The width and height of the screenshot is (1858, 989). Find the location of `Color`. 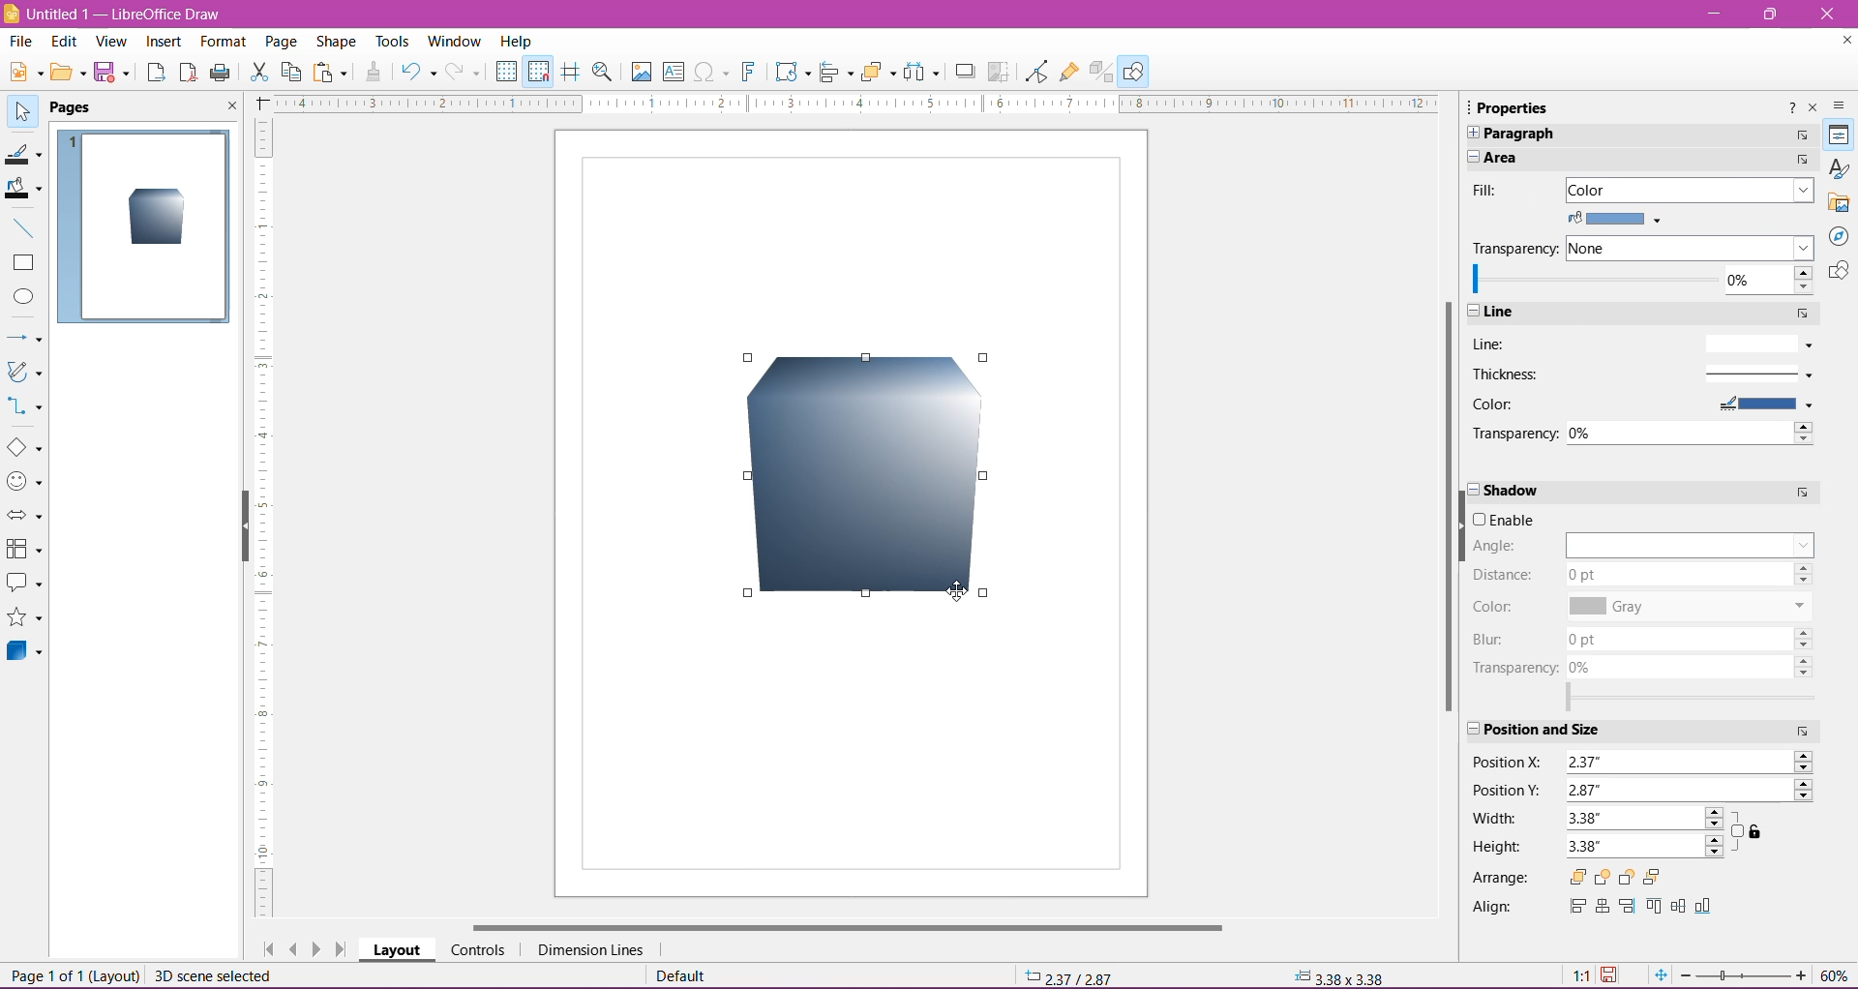

Color is located at coordinates (1497, 606).